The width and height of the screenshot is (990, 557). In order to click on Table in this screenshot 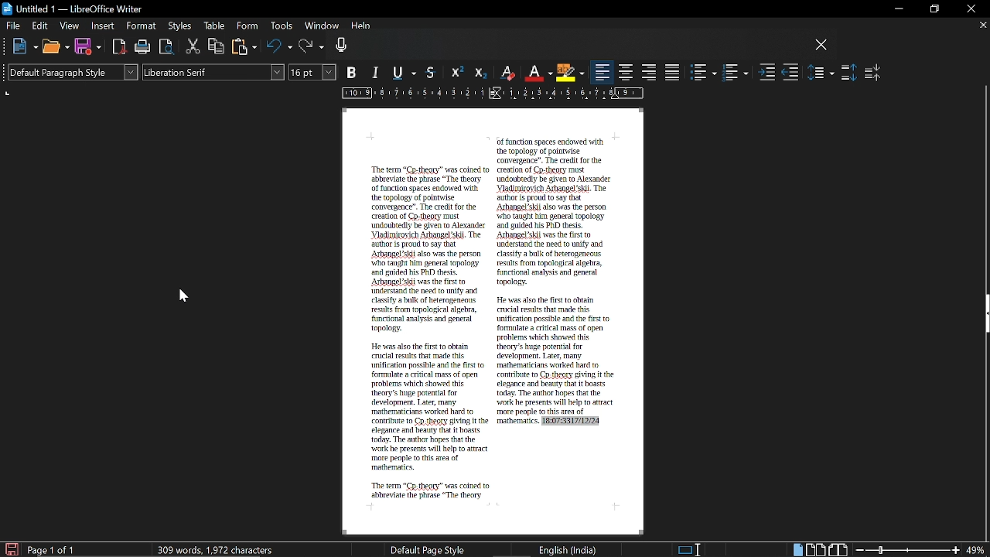, I will do `click(214, 27)`.